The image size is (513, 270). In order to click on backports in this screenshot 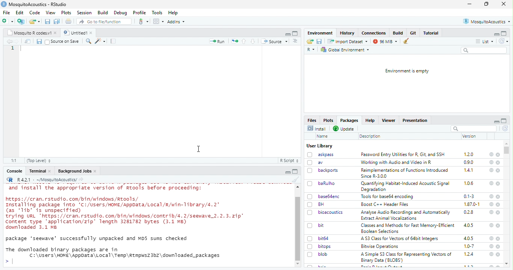, I will do `click(328, 171)`.